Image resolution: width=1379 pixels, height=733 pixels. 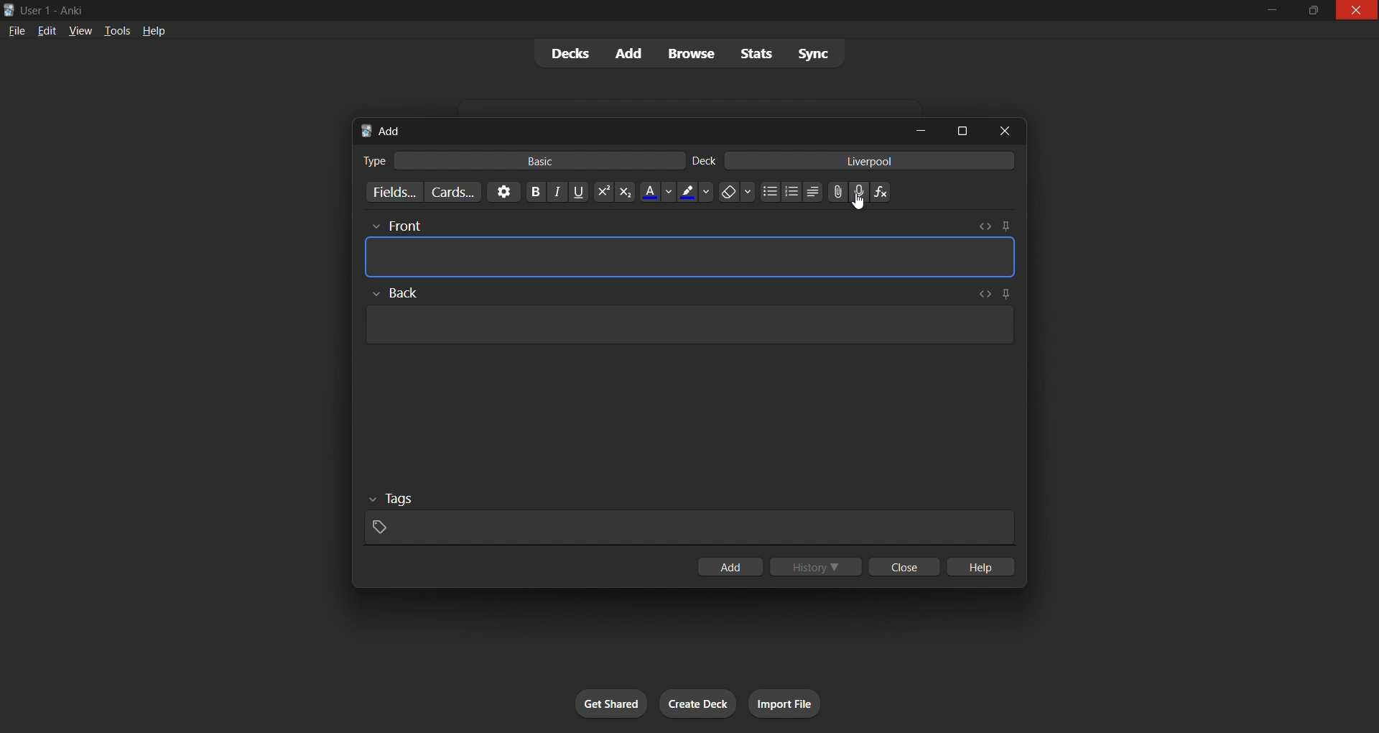 What do you see at coordinates (985, 566) in the screenshot?
I see `help` at bounding box center [985, 566].